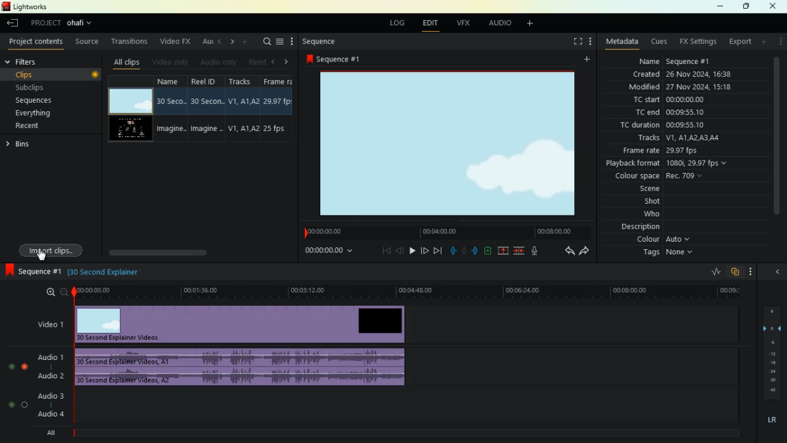 The height and width of the screenshot is (443, 787). What do you see at coordinates (678, 87) in the screenshot?
I see `modified` at bounding box center [678, 87].